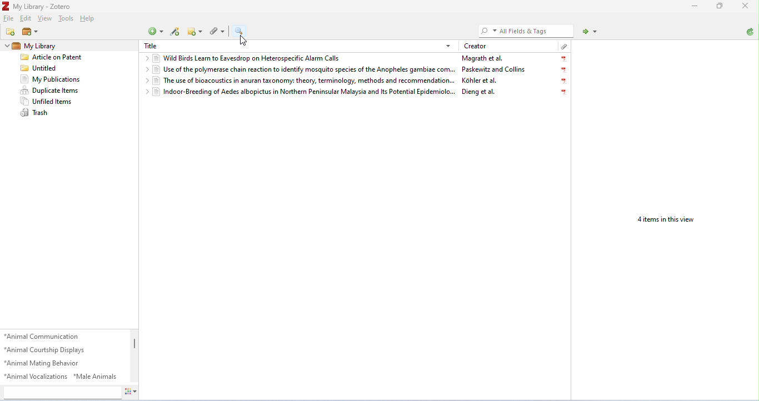 This screenshot has height=401, width=759. Describe the element at coordinates (46, 101) in the screenshot. I see `unfiled items` at that location.